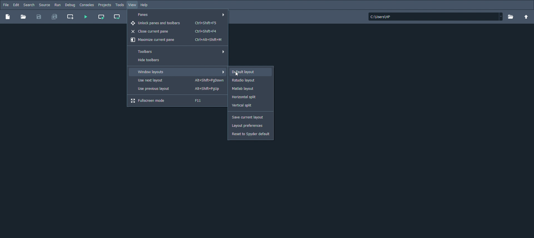  What do you see at coordinates (71, 17) in the screenshot?
I see `Create new cell at the current line` at bounding box center [71, 17].